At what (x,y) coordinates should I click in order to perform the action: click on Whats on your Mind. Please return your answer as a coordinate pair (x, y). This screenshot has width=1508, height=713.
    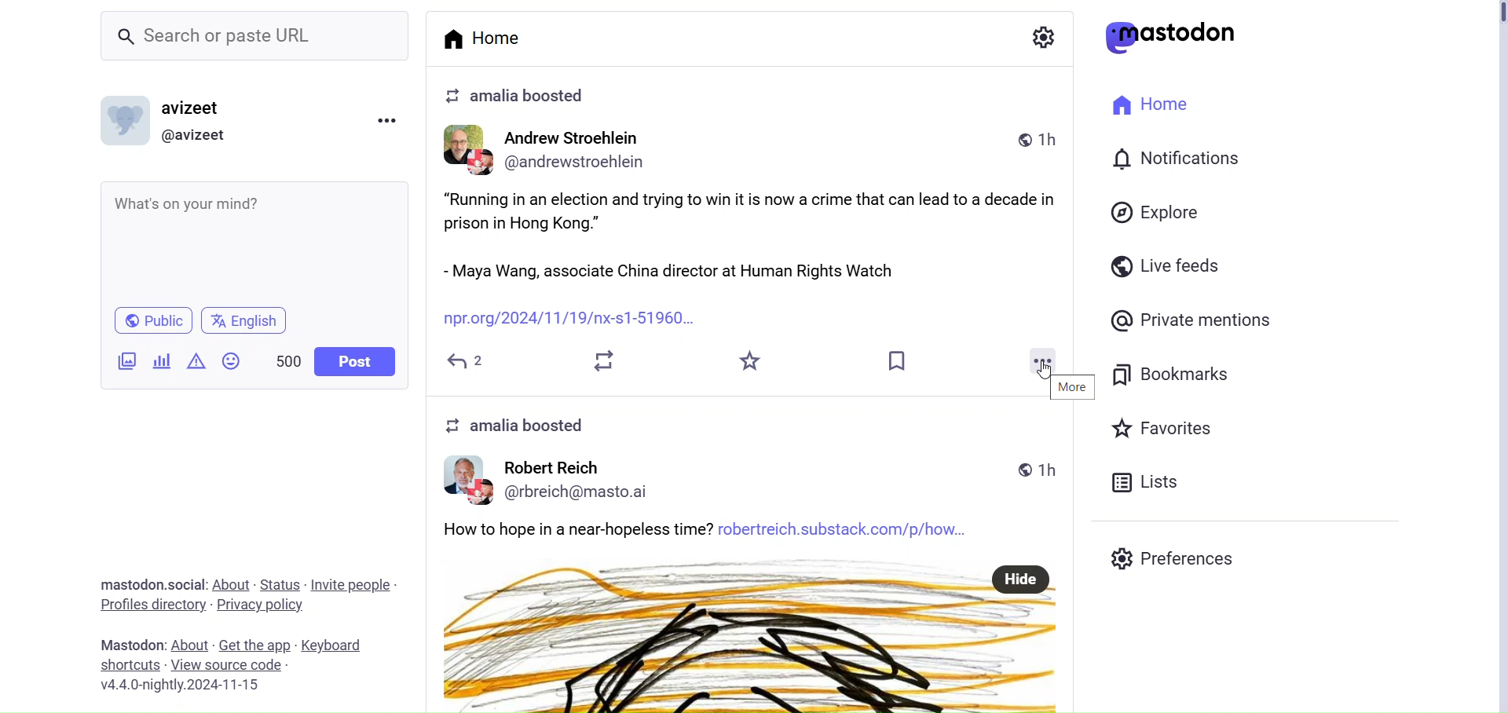
    Looking at the image, I should click on (259, 241).